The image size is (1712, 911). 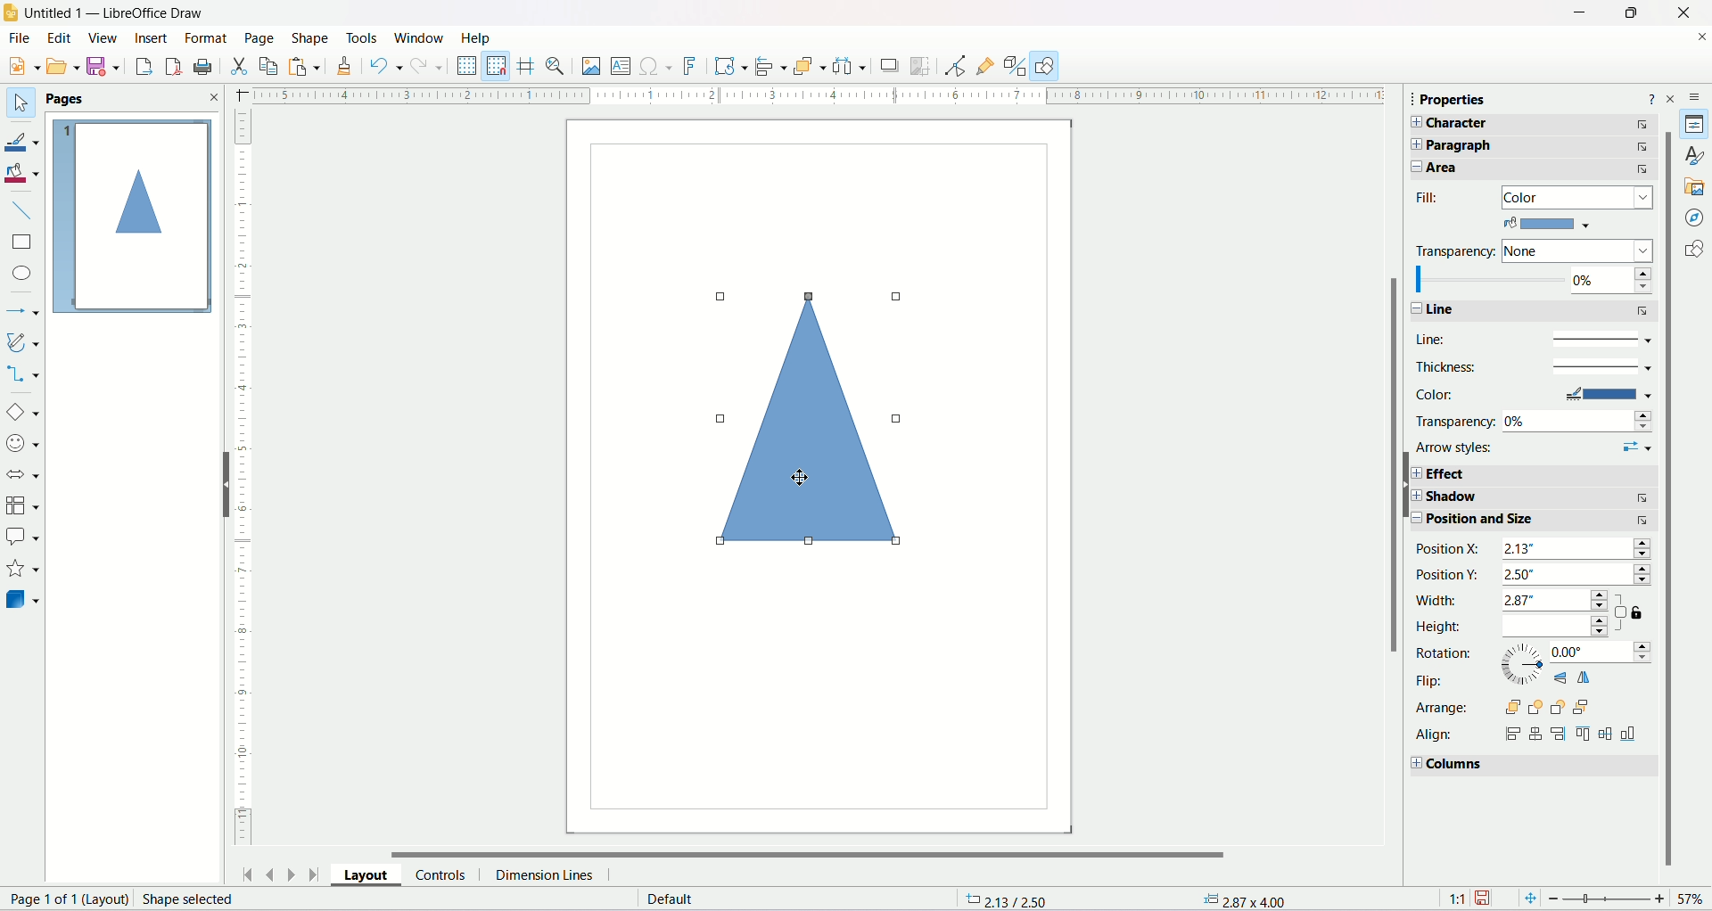 I want to click on Paste, so click(x=305, y=65).